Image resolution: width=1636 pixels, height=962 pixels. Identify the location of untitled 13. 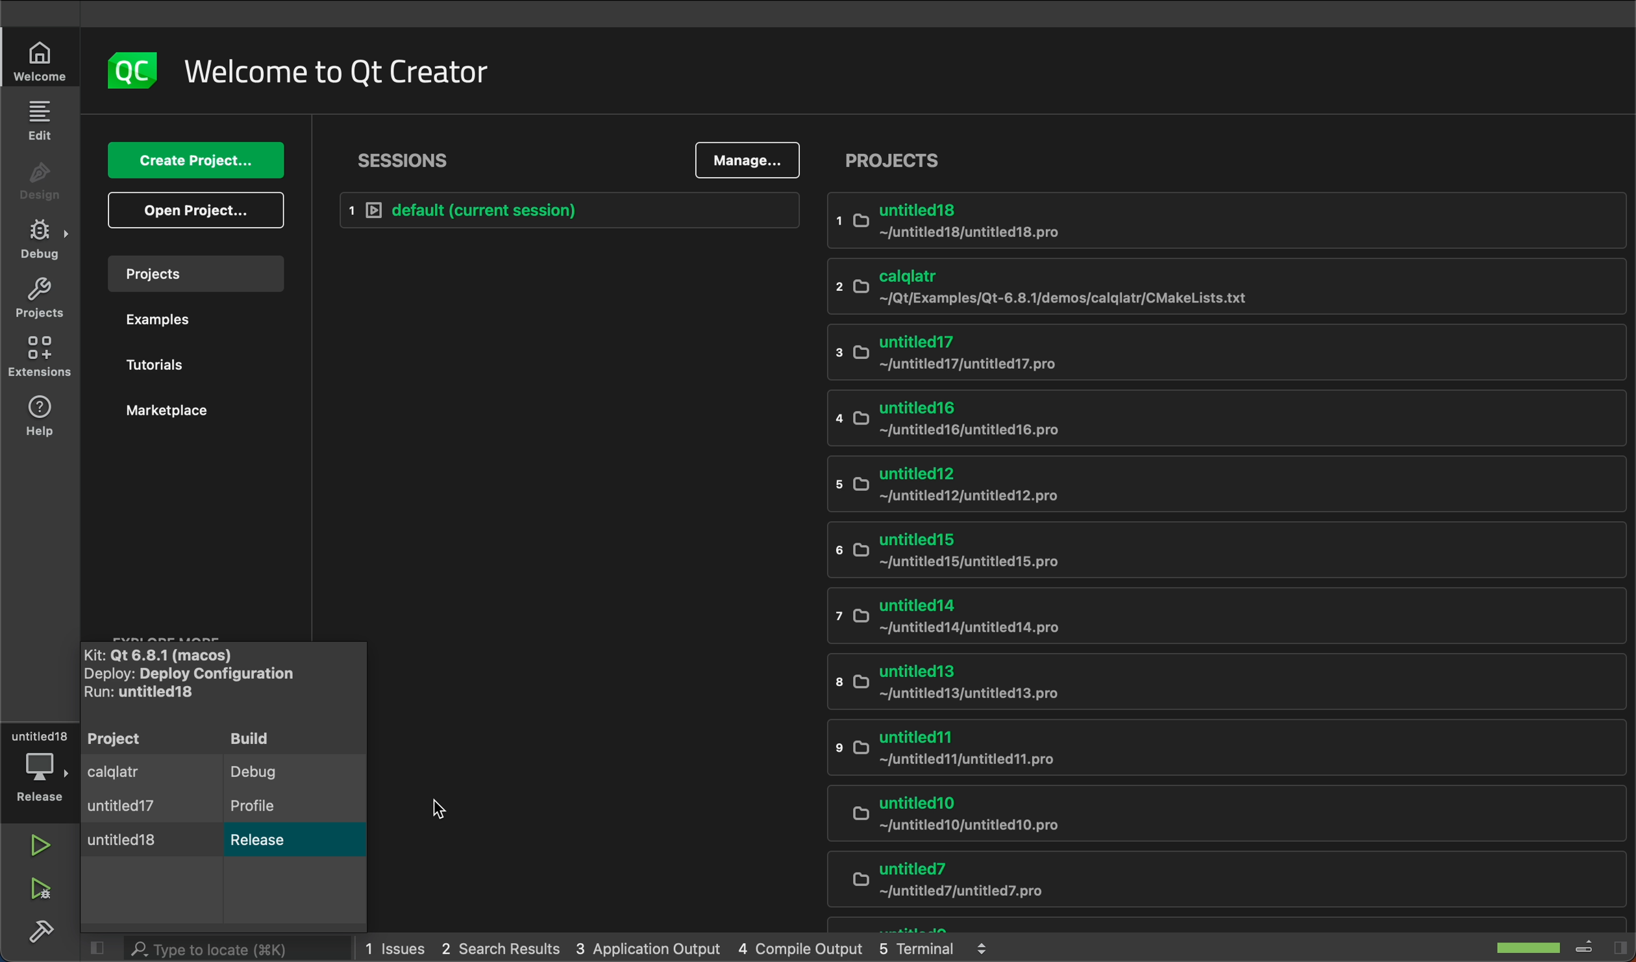
(1172, 682).